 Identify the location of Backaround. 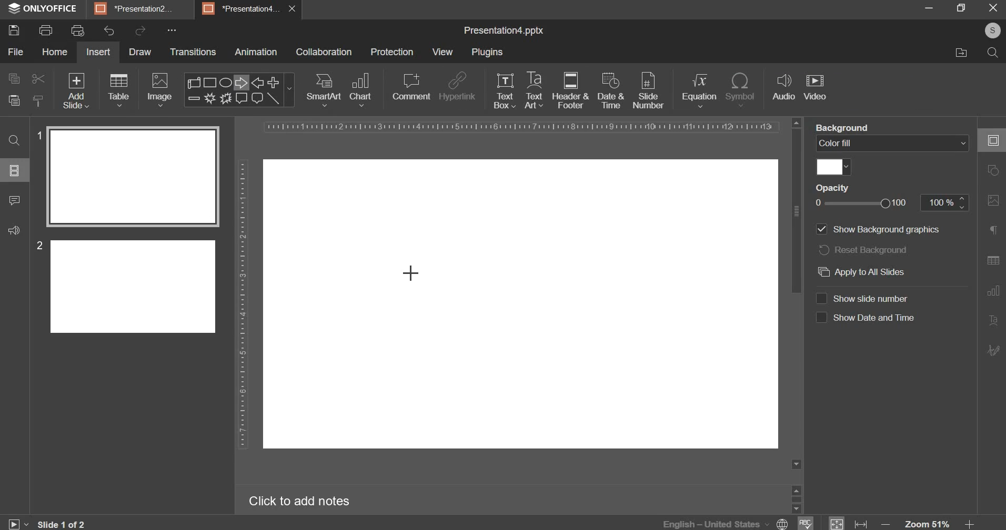
(843, 127).